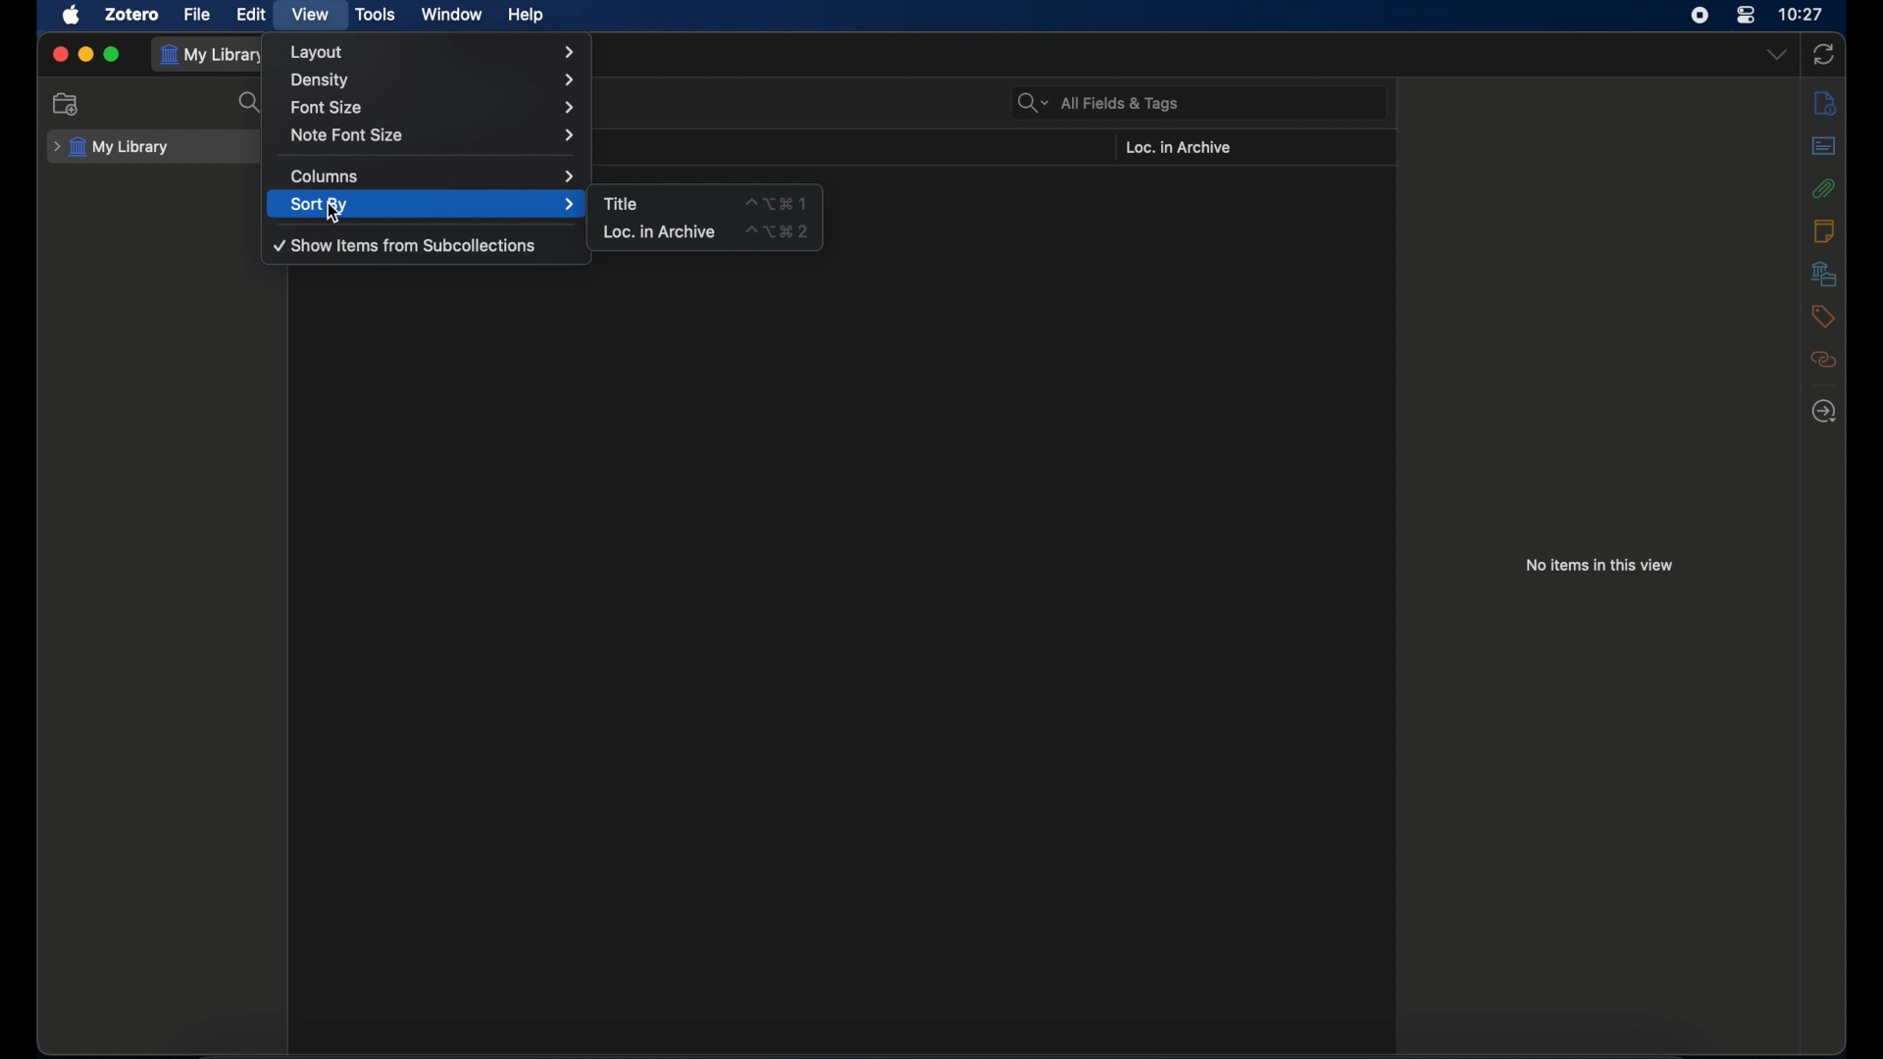 The width and height of the screenshot is (1883, 1059). Describe the element at coordinates (779, 233) in the screenshot. I see `shortcut` at that location.